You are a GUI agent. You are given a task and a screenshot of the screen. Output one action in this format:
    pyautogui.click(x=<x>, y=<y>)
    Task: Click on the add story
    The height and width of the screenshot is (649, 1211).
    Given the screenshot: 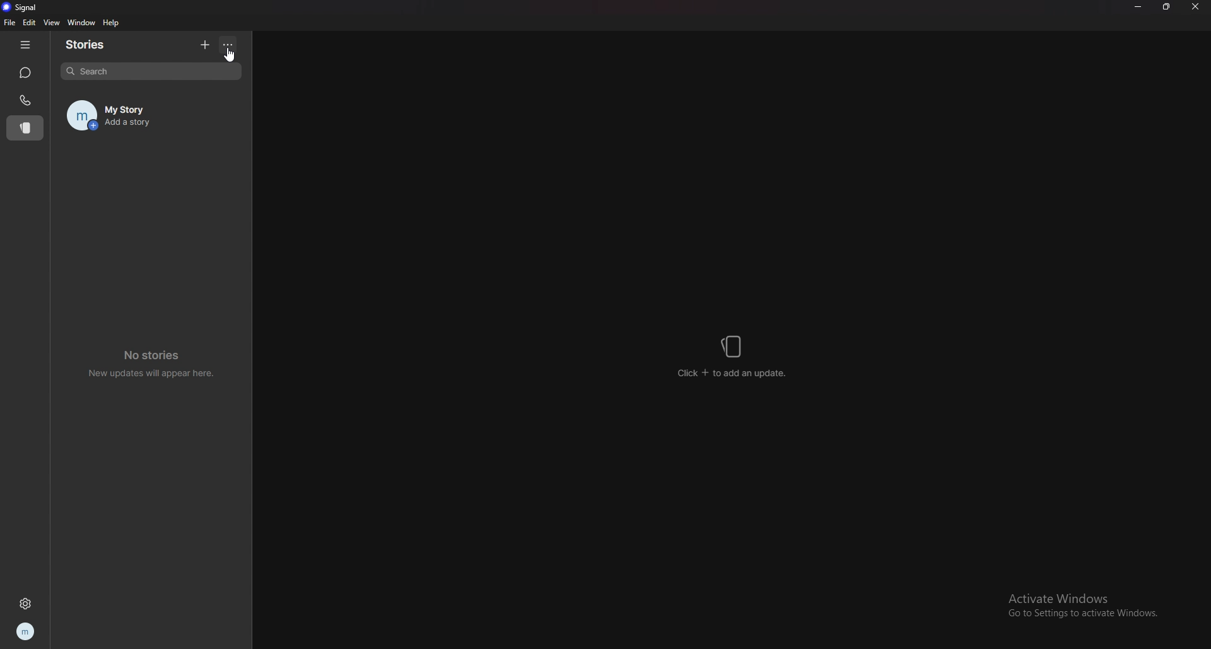 What is the action you would take?
    pyautogui.click(x=203, y=44)
    